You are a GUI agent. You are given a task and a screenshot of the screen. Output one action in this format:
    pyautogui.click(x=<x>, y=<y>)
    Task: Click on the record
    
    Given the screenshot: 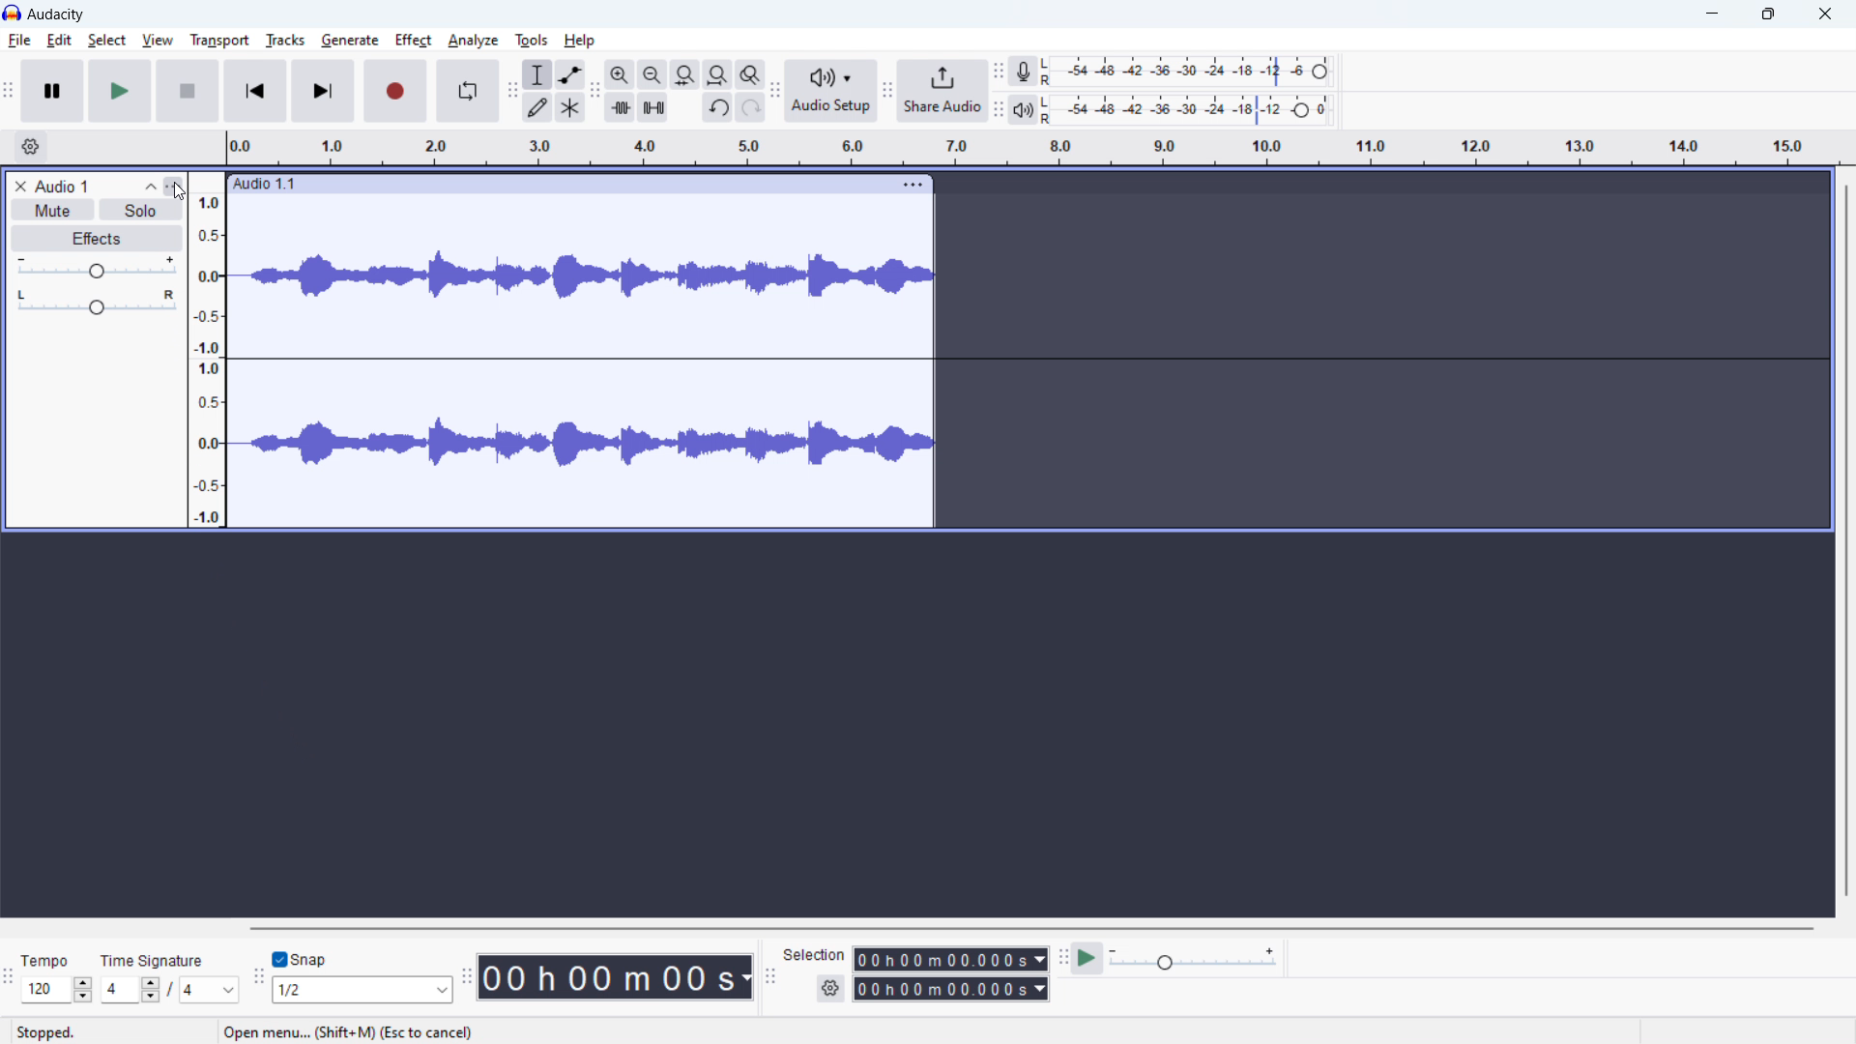 What is the action you would take?
    pyautogui.click(x=394, y=90)
    